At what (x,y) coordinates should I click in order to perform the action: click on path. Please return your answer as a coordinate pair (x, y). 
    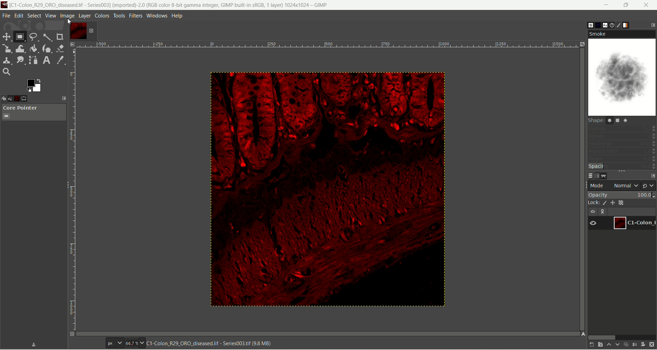
    Looking at the image, I should click on (604, 176).